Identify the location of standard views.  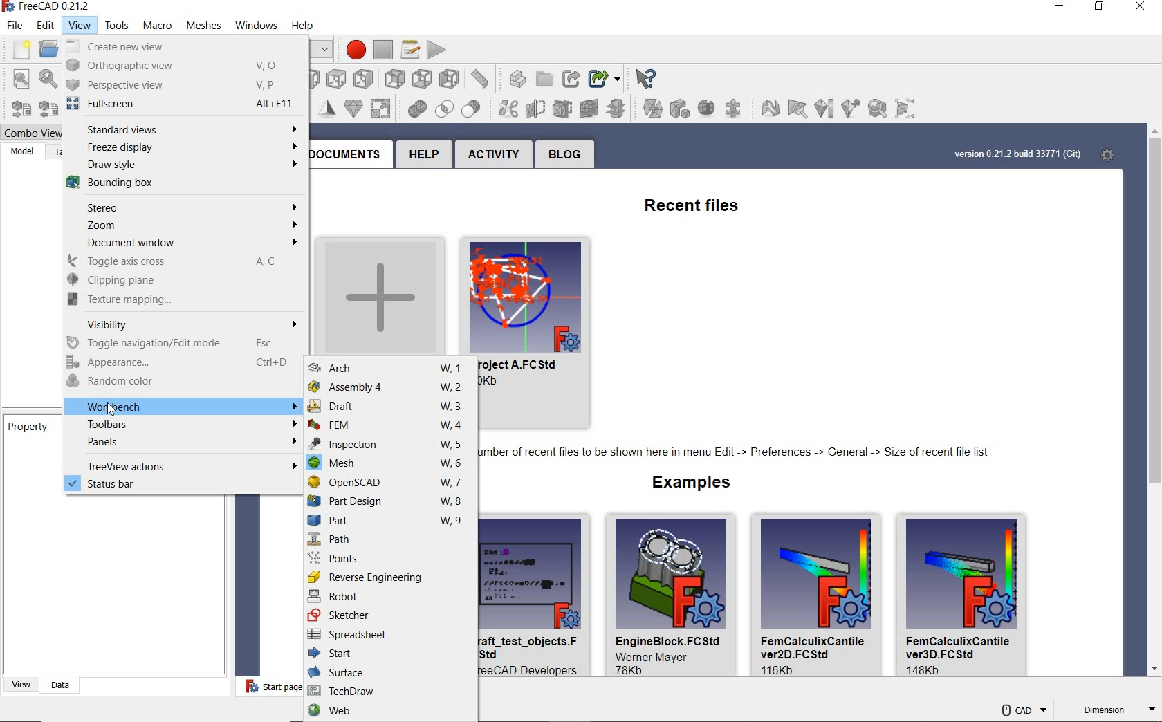
(182, 129).